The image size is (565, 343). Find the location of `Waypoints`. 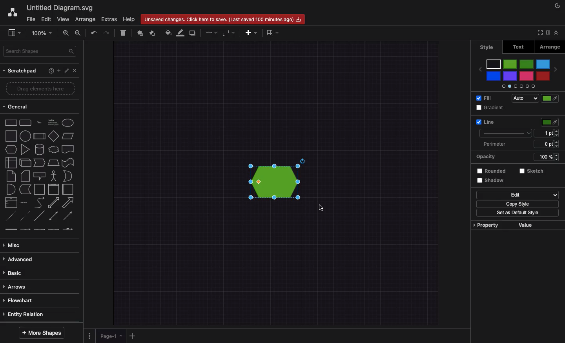

Waypoints is located at coordinates (230, 33).